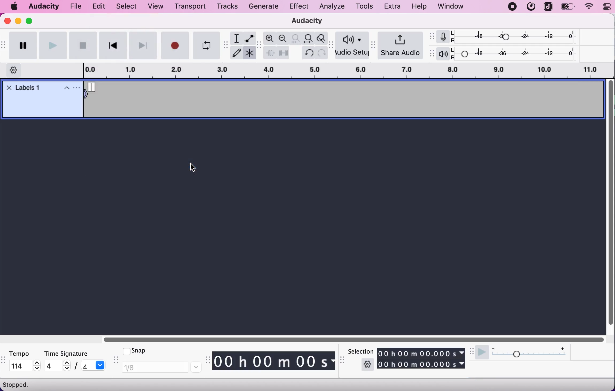 The height and width of the screenshot is (391, 615). What do you see at coordinates (259, 45) in the screenshot?
I see `audacity edit tool bar` at bounding box center [259, 45].